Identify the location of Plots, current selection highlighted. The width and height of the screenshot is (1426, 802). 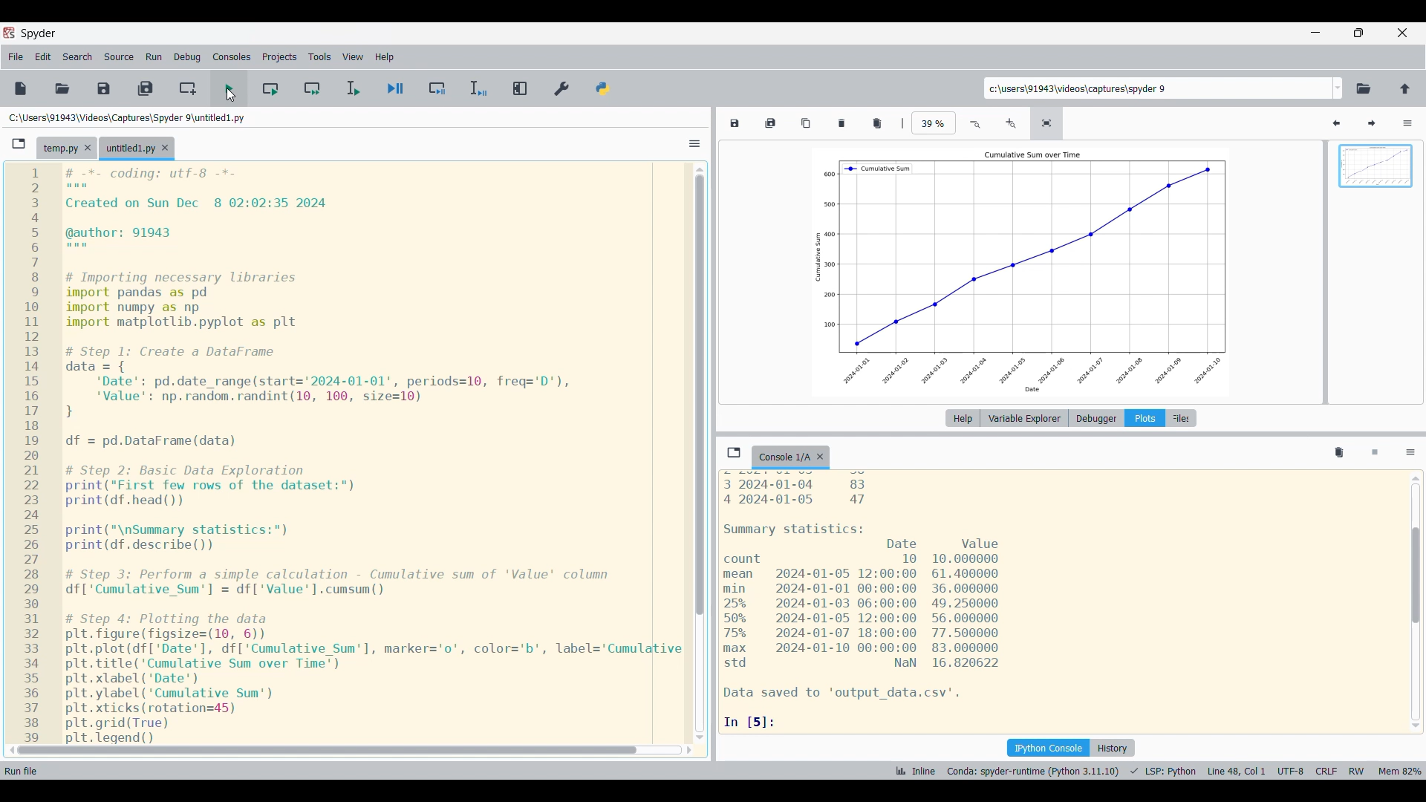
(1146, 418).